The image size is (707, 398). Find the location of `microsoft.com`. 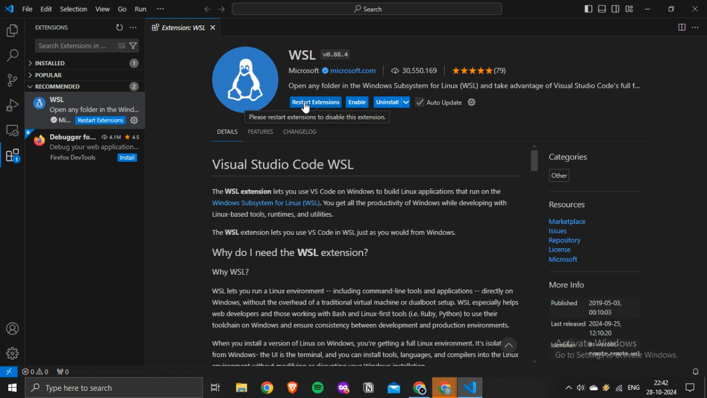

microsoft.com is located at coordinates (350, 71).